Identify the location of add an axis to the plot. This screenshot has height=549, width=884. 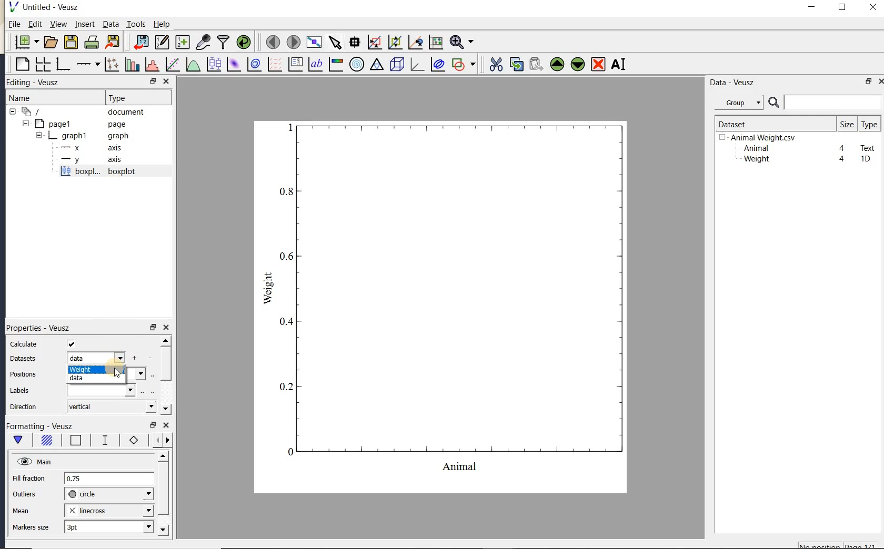
(88, 64).